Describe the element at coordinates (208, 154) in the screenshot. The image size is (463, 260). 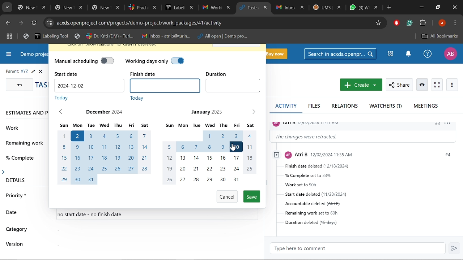
I see `Month of Januar` at that location.